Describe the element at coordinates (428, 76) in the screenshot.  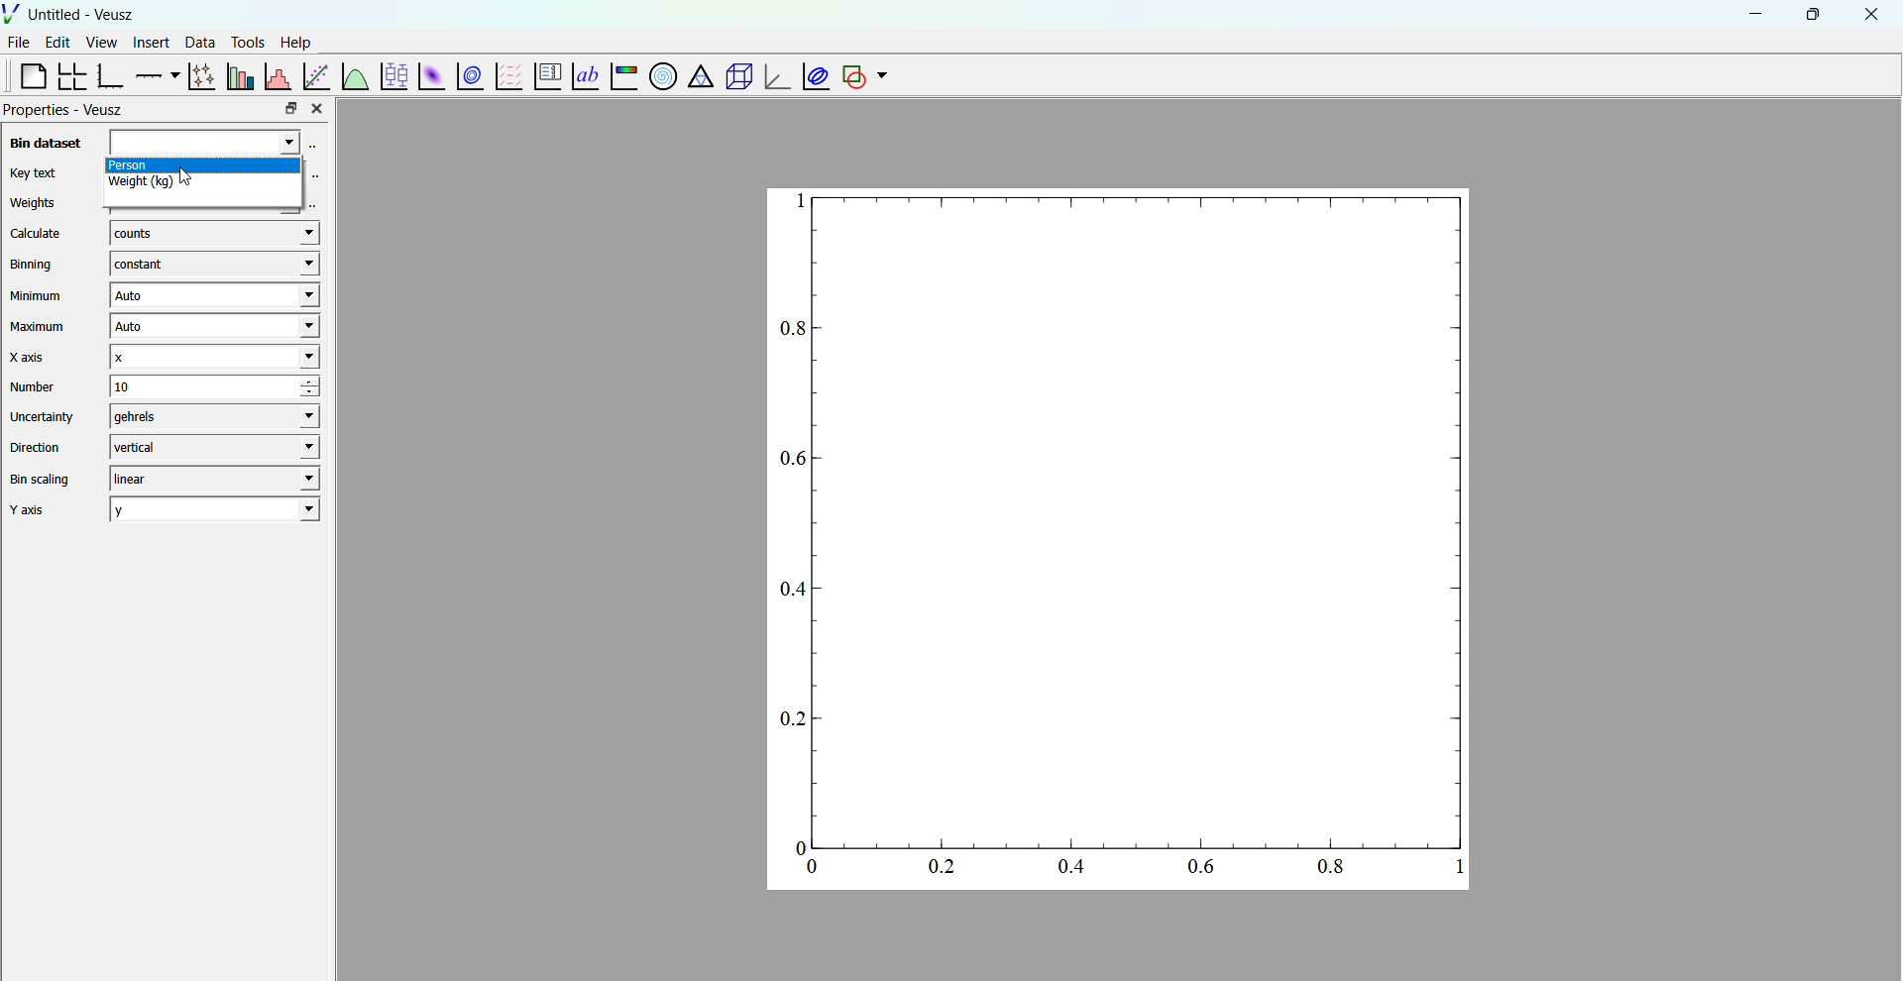
I see `plot 2d dataset as an image` at that location.